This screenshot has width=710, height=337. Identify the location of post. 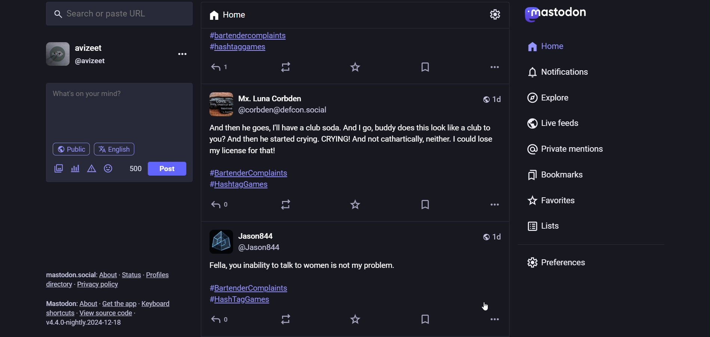
(167, 168).